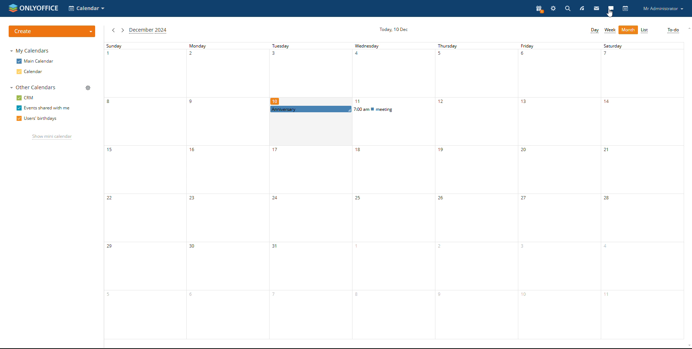 The height and width of the screenshot is (349, 692). What do you see at coordinates (611, 8) in the screenshot?
I see `talk` at bounding box center [611, 8].